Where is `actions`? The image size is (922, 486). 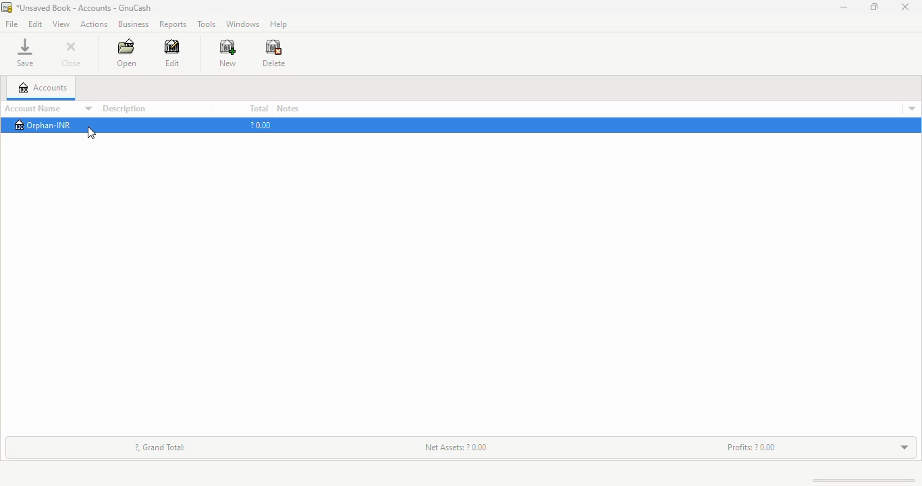
actions is located at coordinates (94, 24).